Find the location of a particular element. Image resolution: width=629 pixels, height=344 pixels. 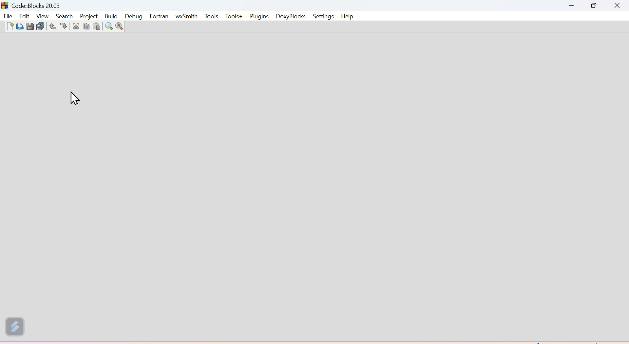

Fortran is located at coordinates (159, 16).